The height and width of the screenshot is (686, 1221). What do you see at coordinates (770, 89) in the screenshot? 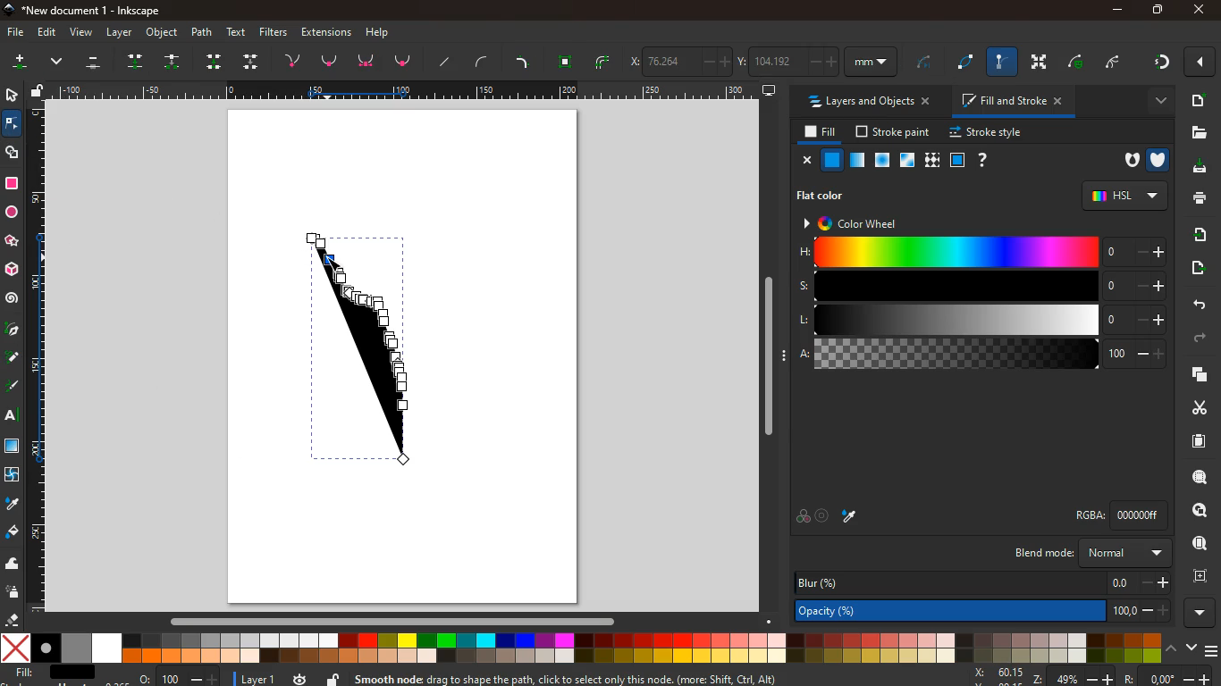
I see `screen` at bounding box center [770, 89].